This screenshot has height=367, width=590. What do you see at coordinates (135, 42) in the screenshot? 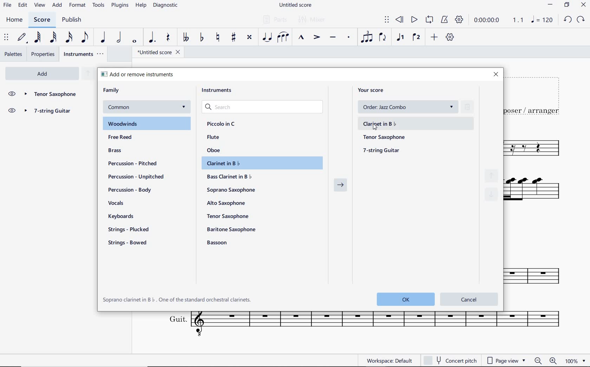
I see `WHOLE NOTE` at bounding box center [135, 42].